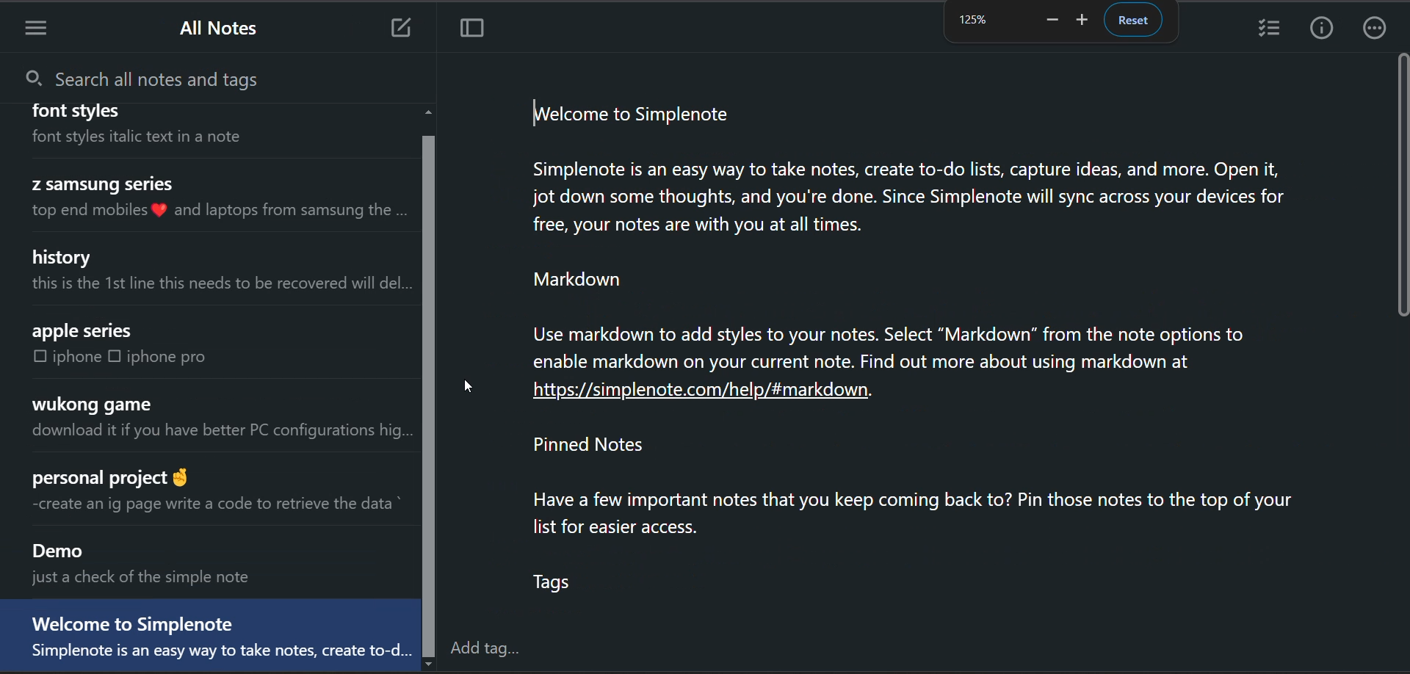  Describe the element at coordinates (174, 78) in the screenshot. I see `search` at that location.